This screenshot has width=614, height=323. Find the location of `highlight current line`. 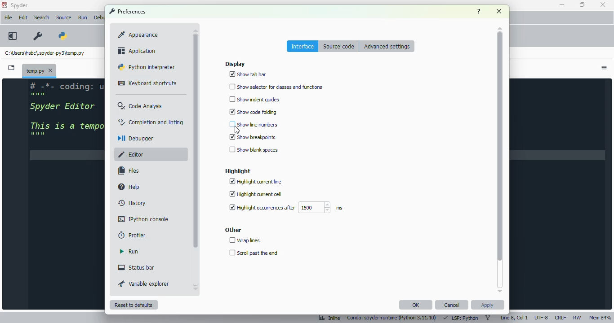

highlight current line is located at coordinates (256, 182).